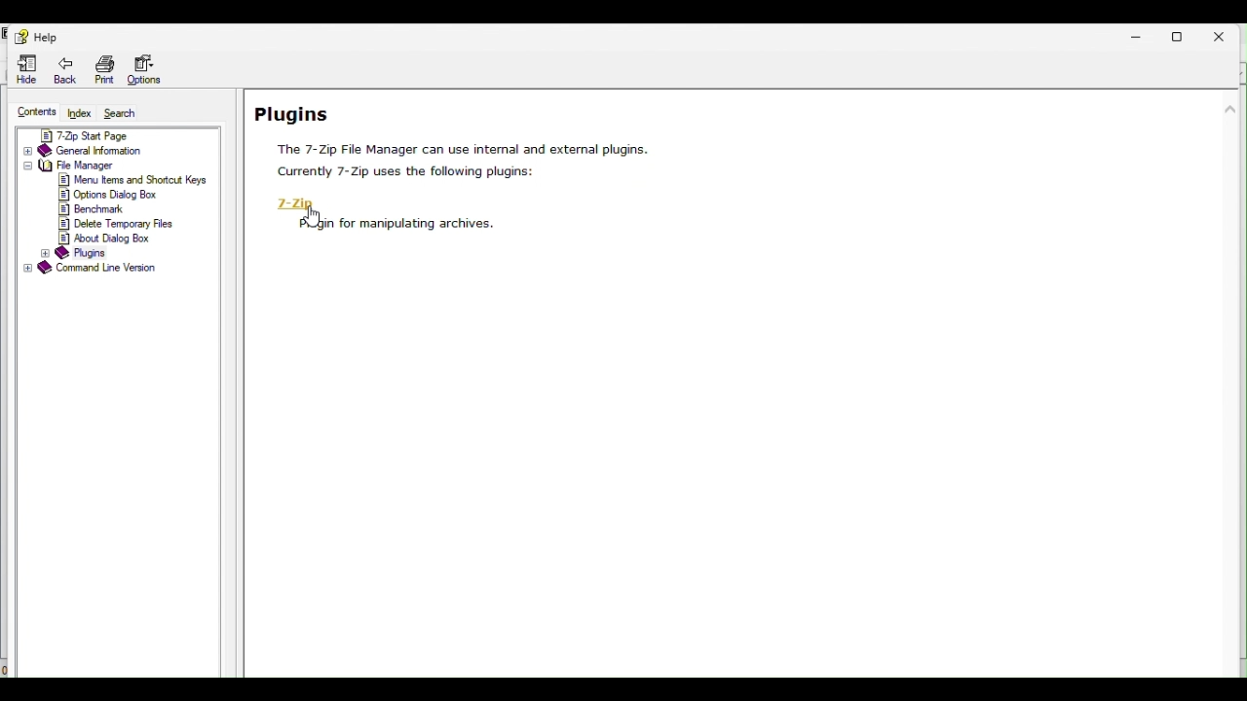  I want to click on Minimize, so click(1139, 36).